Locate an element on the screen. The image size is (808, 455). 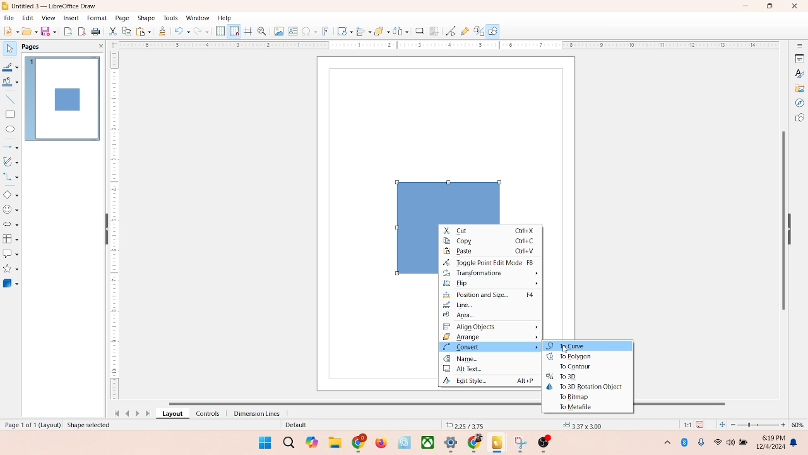
export directly as PDF is located at coordinates (83, 31).